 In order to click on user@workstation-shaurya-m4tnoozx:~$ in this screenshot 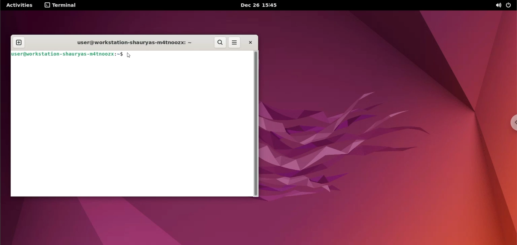, I will do `click(68, 55)`.